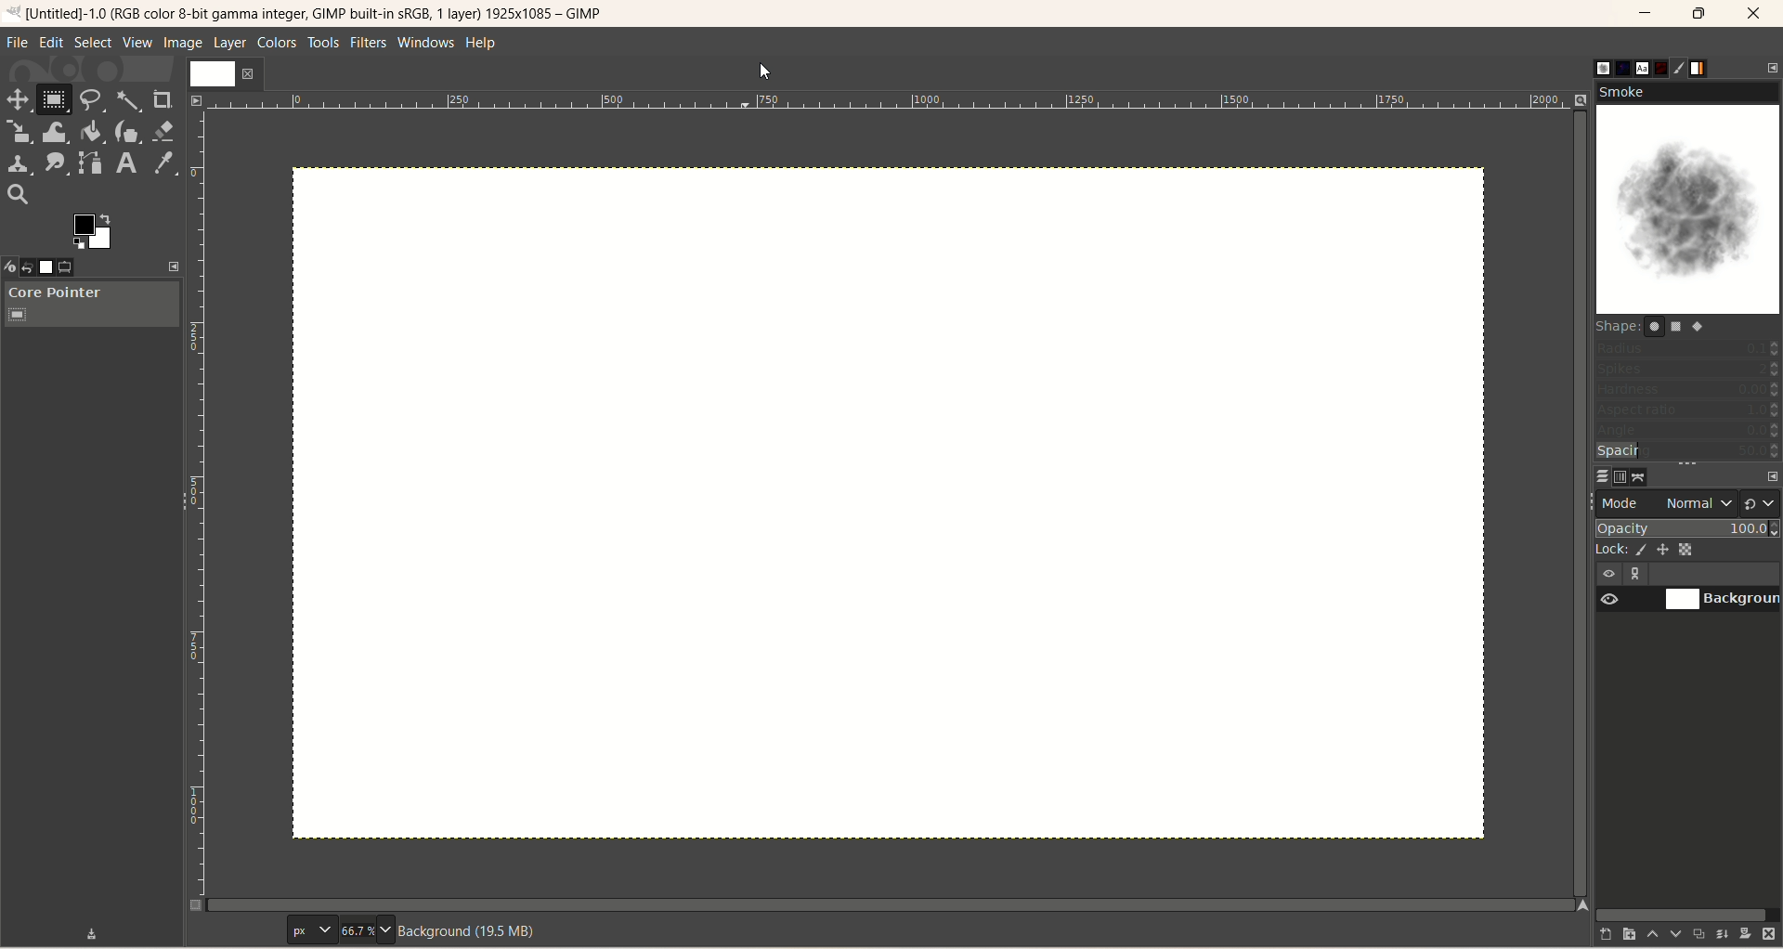  What do you see at coordinates (1615, 68) in the screenshot?
I see `pattern` at bounding box center [1615, 68].